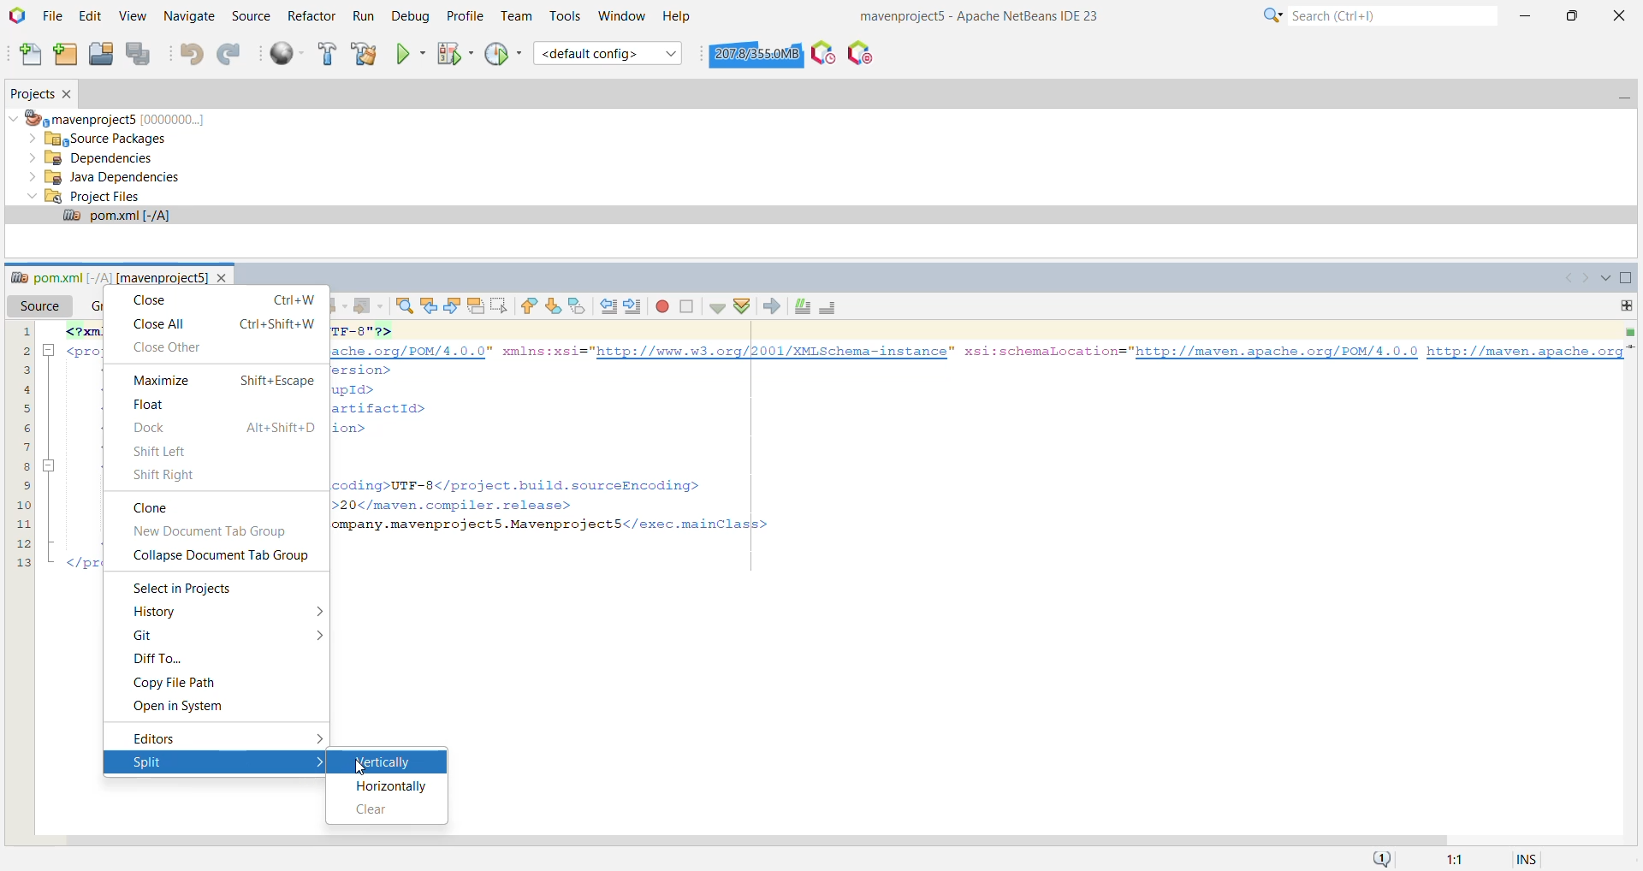 The height and width of the screenshot is (871, 1643). What do you see at coordinates (223, 275) in the screenshot?
I see `close` at bounding box center [223, 275].